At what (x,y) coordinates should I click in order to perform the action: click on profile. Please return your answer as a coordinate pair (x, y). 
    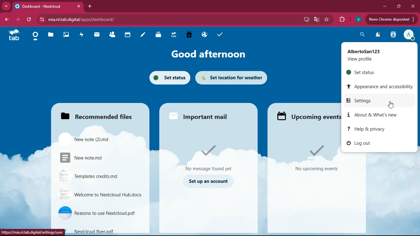
    Looking at the image, I should click on (358, 20).